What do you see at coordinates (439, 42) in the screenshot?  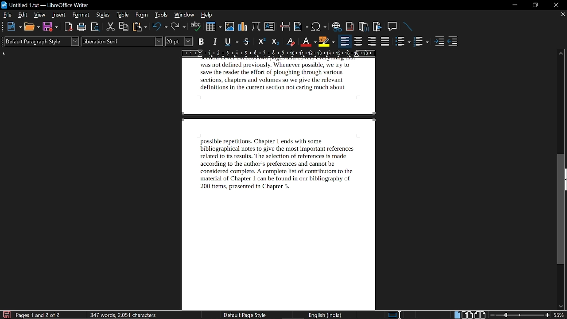 I see `increase indent` at bounding box center [439, 42].